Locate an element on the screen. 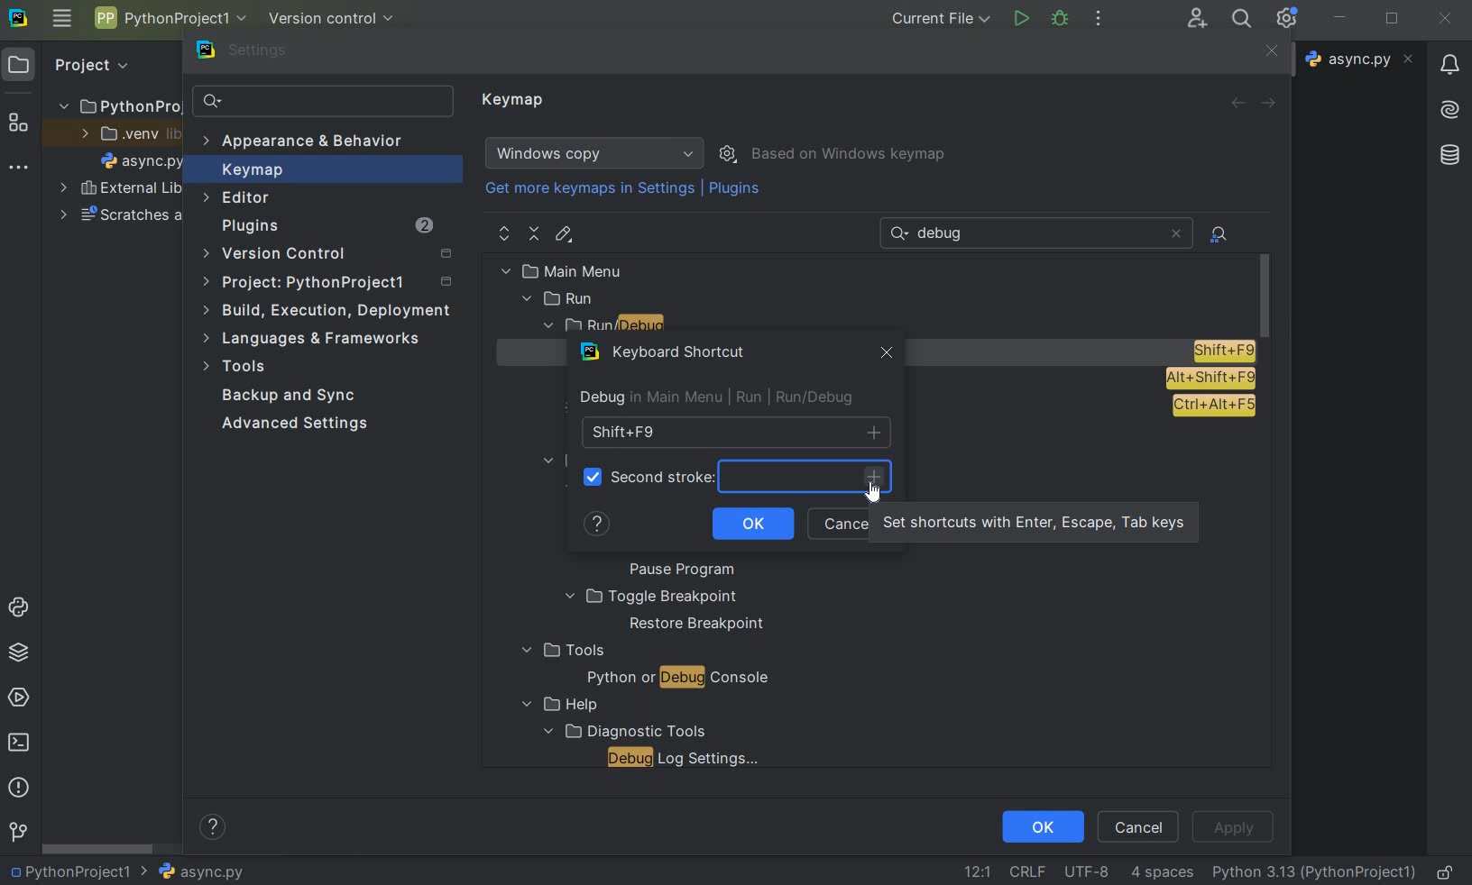 This screenshot has height=885, width=1472. python console is located at coordinates (22, 608).